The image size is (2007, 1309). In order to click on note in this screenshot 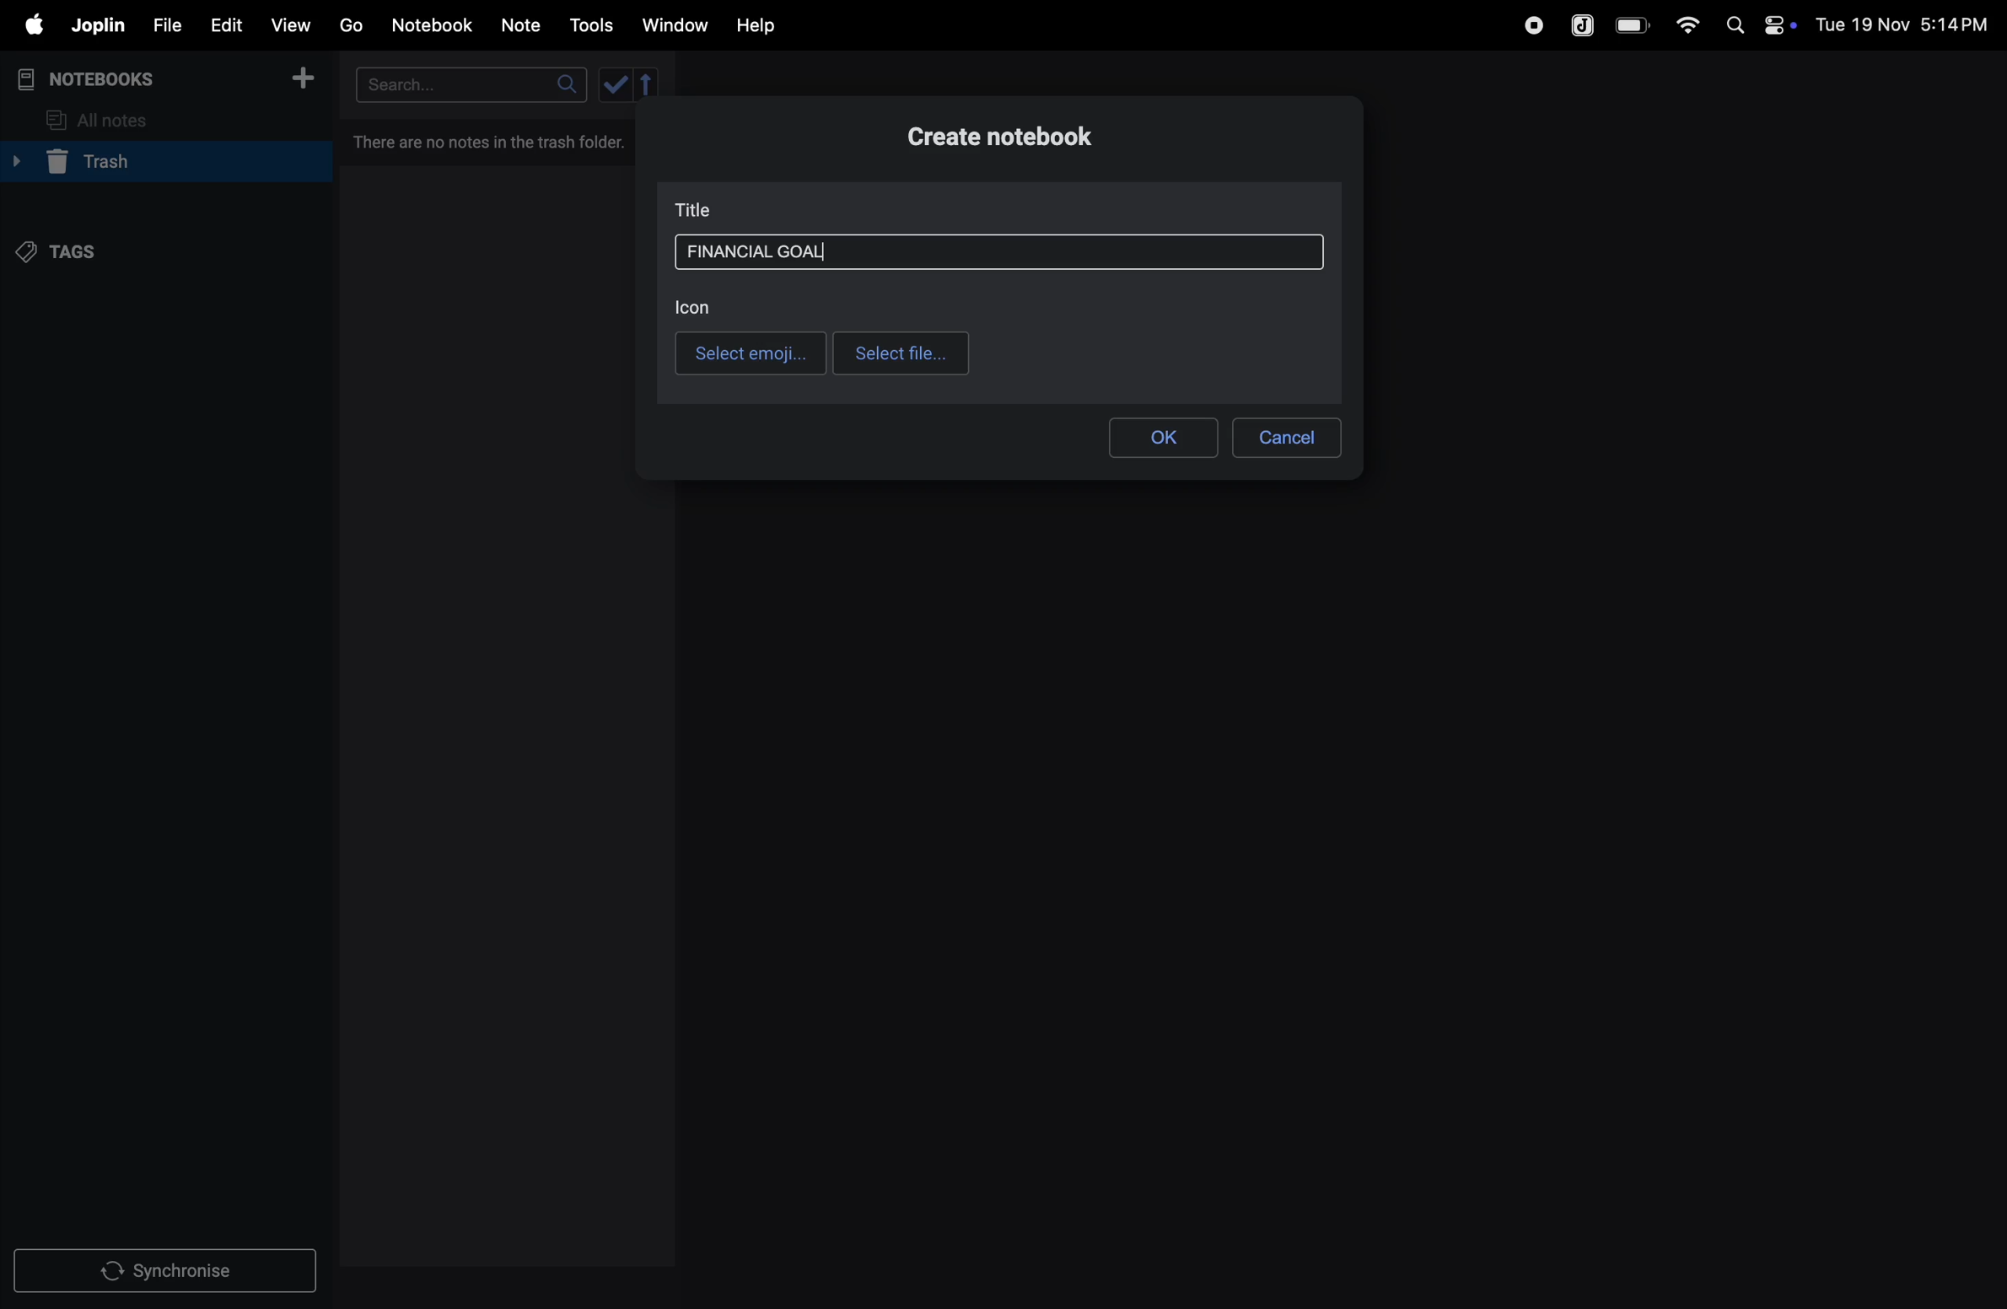, I will do `click(524, 26)`.